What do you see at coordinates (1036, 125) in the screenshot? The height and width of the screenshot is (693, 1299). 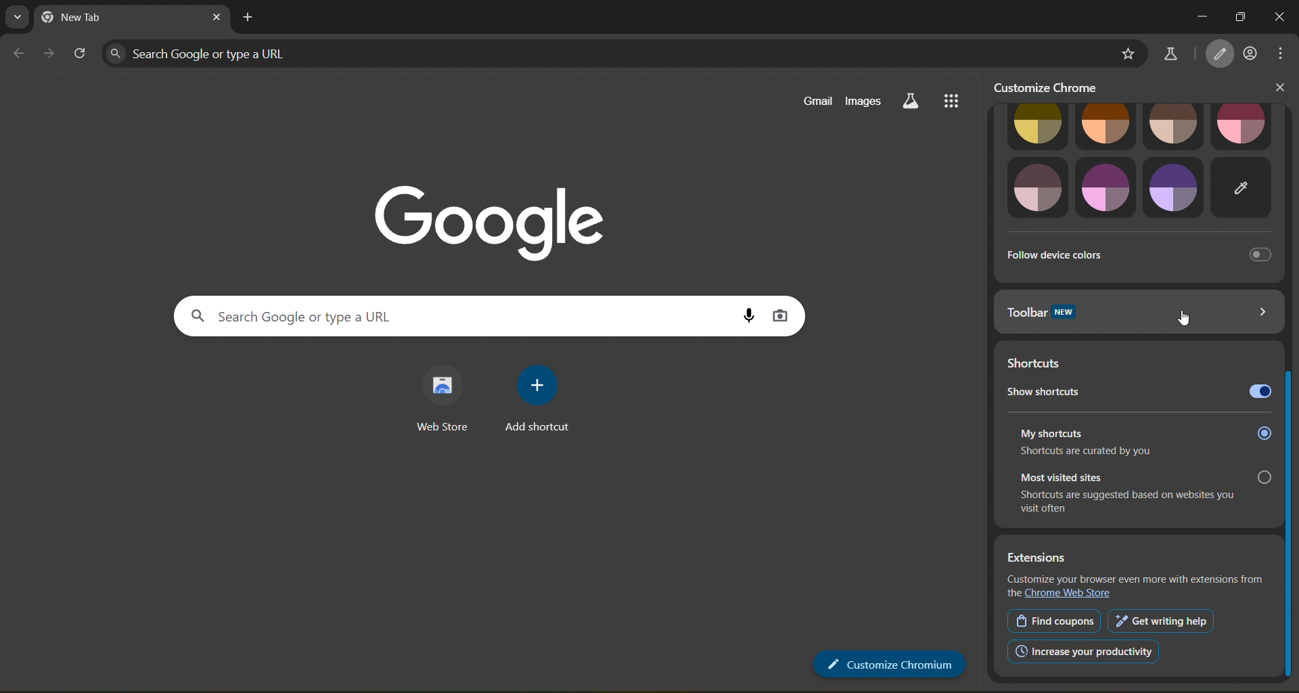 I see `image` at bounding box center [1036, 125].